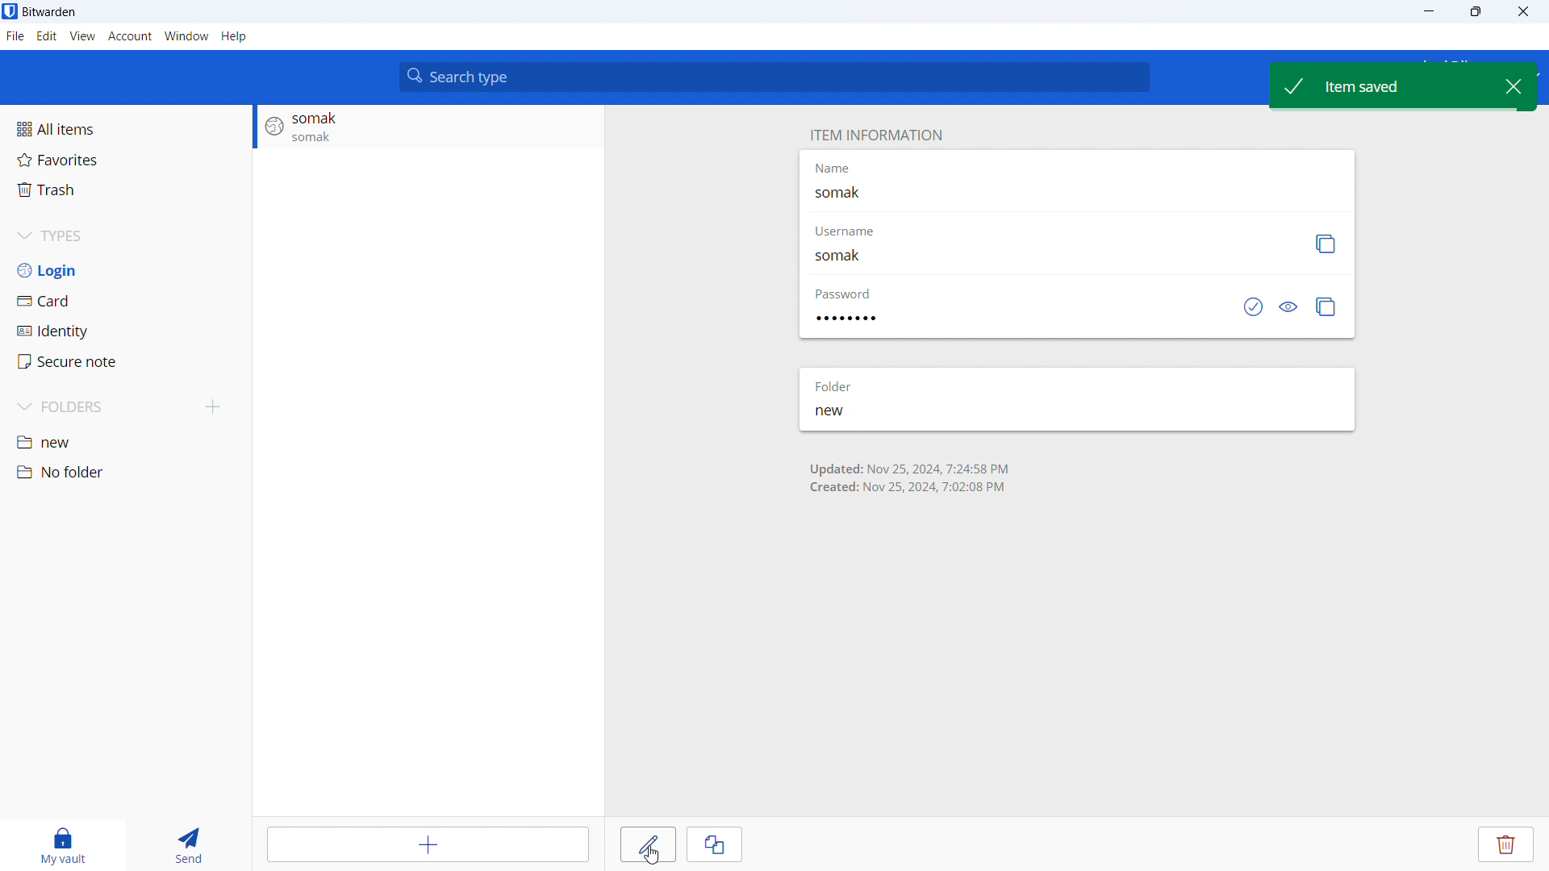  Describe the element at coordinates (873, 134) in the screenshot. I see `item information` at that location.